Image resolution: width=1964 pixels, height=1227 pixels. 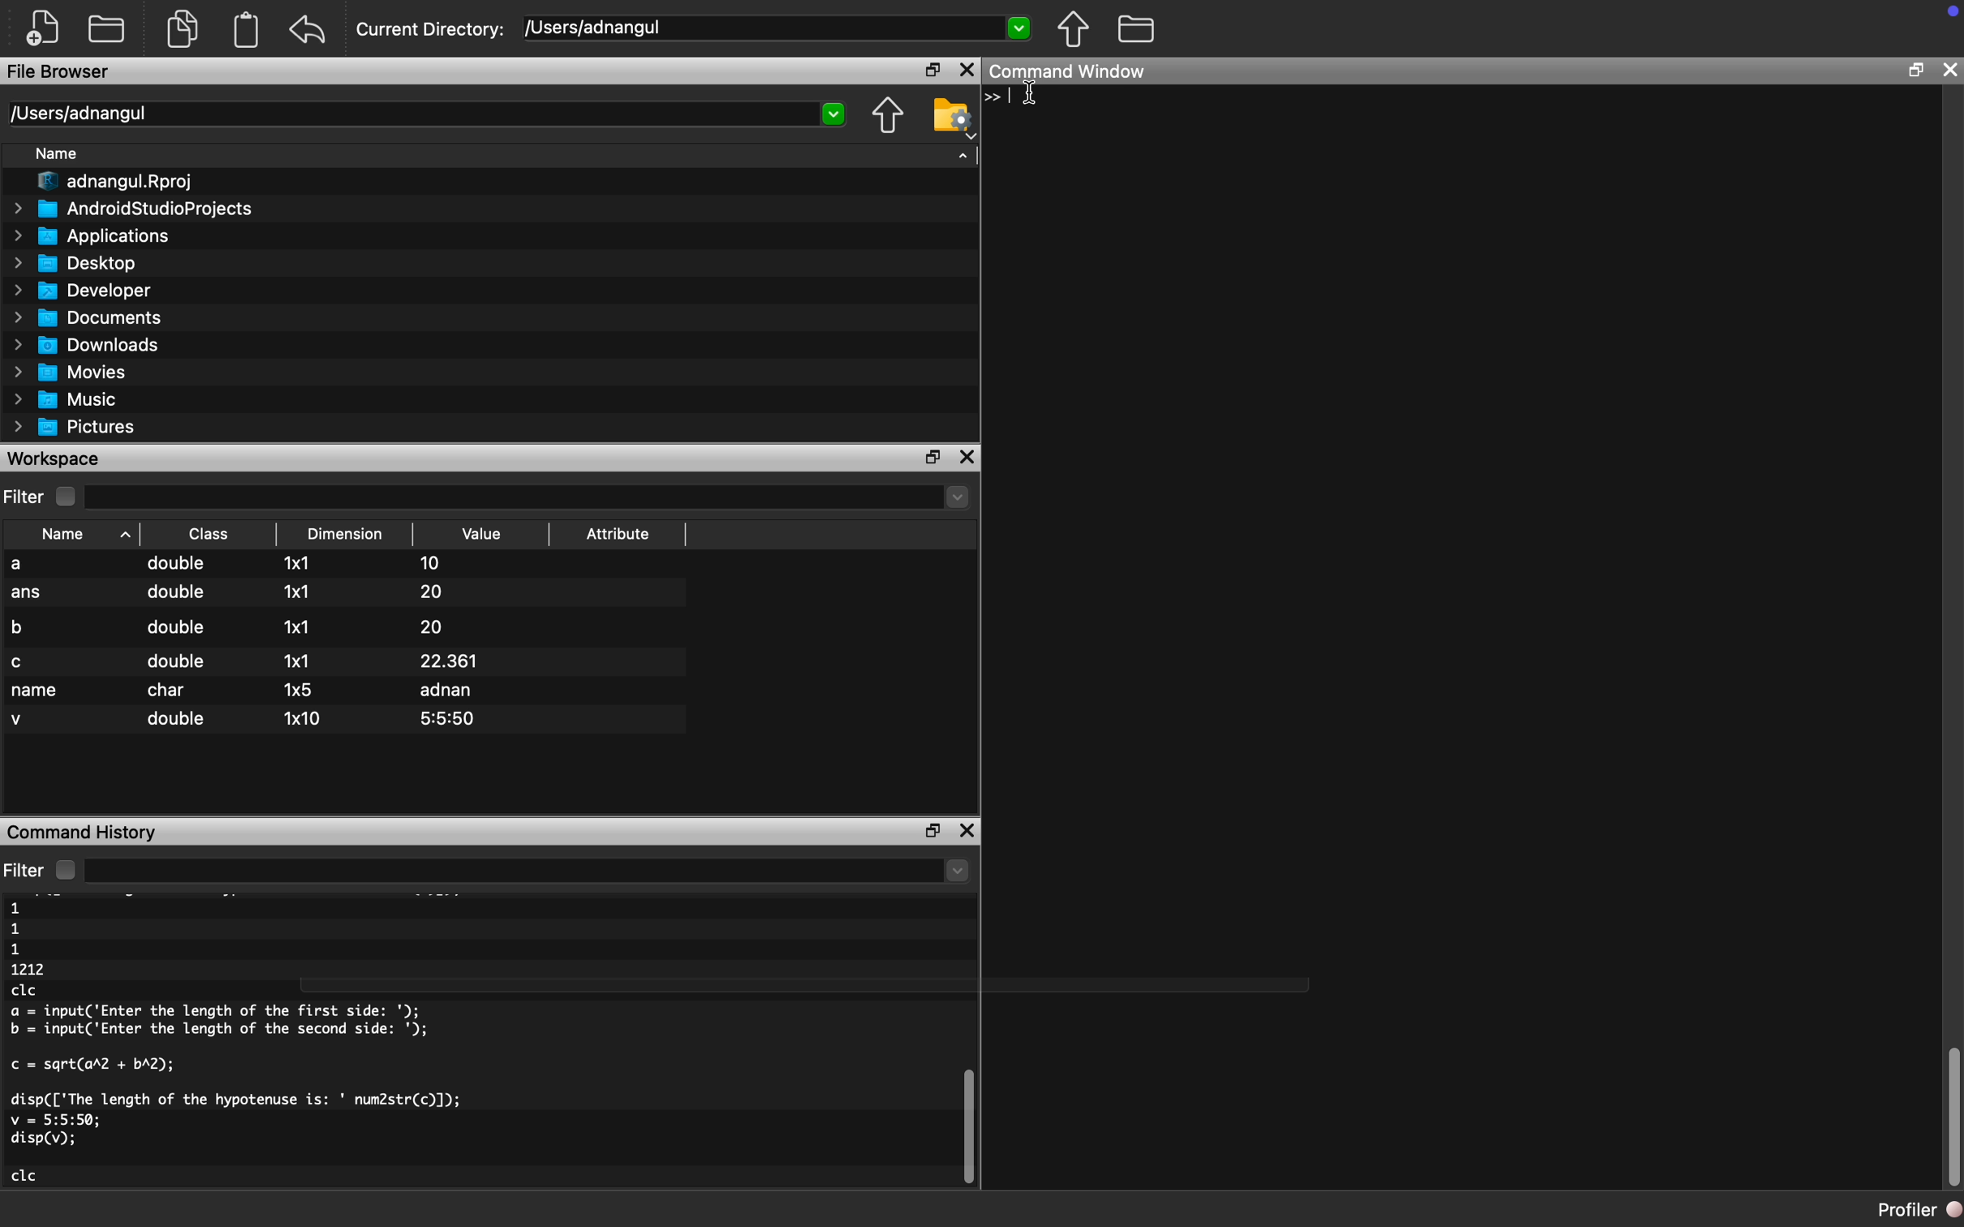 I want to click on 20, so click(x=434, y=592).